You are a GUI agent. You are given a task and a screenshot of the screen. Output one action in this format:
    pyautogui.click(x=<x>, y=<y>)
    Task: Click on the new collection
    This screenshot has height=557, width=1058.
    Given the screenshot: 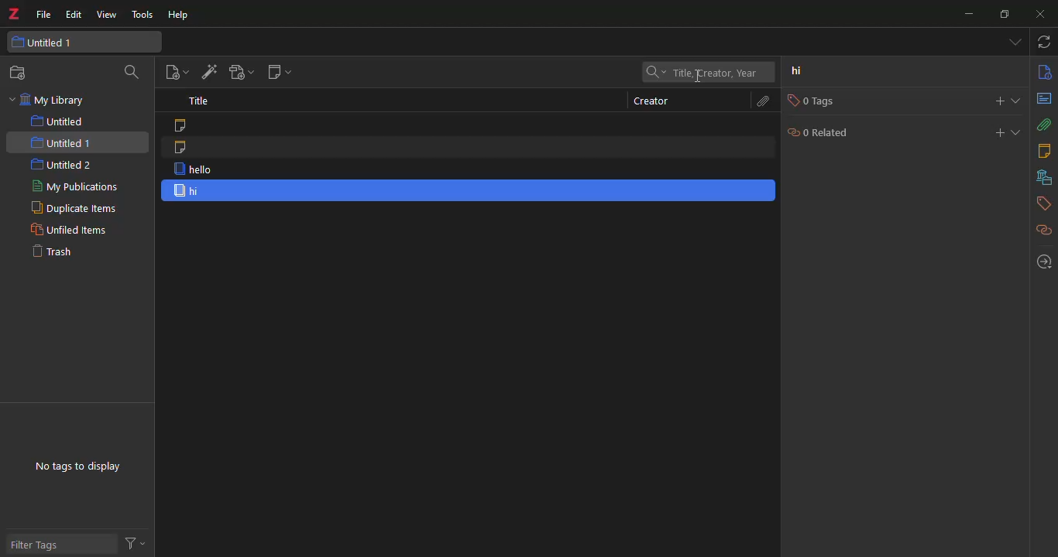 What is the action you would take?
    pyautogui.click(x=22, y=73)
    